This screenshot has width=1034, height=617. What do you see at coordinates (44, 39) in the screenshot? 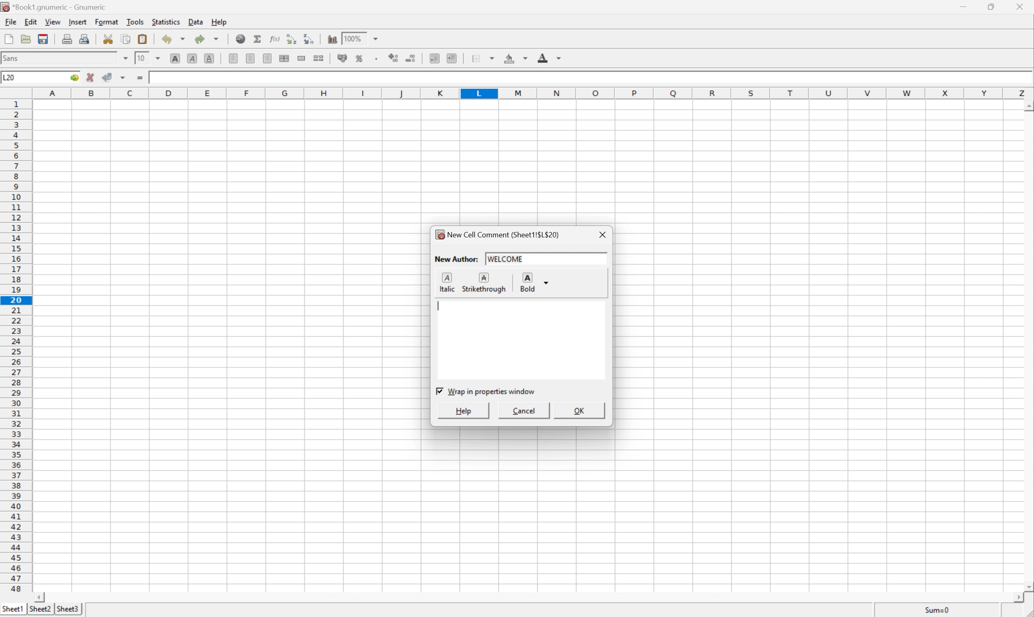
I see `Save current workbook` at bounding box center [44, 39].